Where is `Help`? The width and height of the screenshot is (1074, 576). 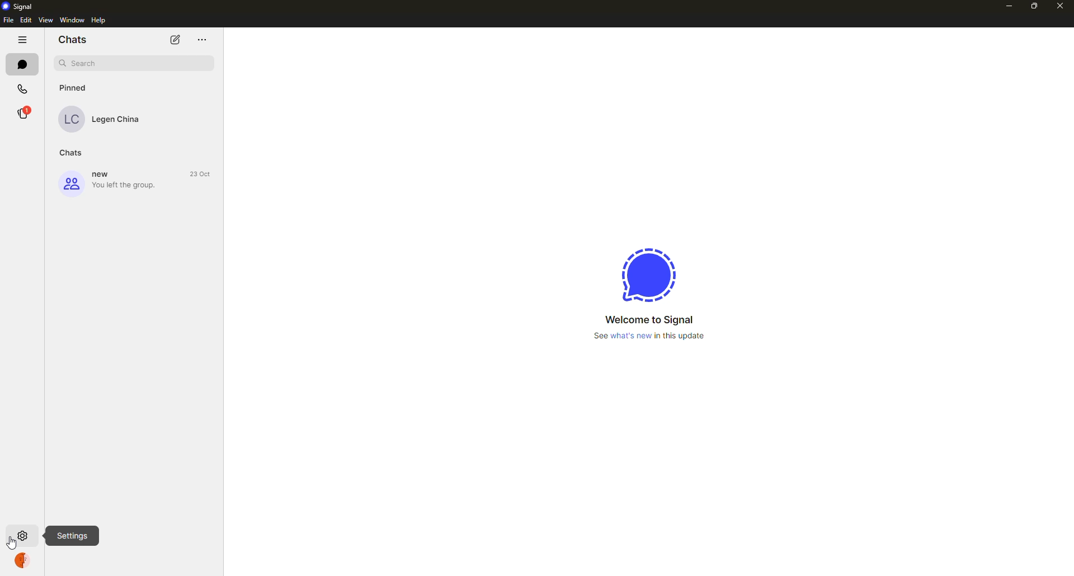 Help is located at coordinates (98, 20).